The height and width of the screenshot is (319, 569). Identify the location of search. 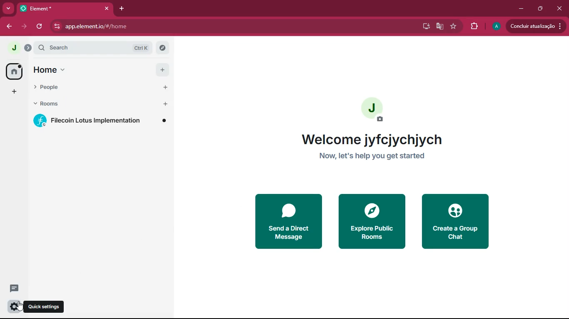
(89, 47).